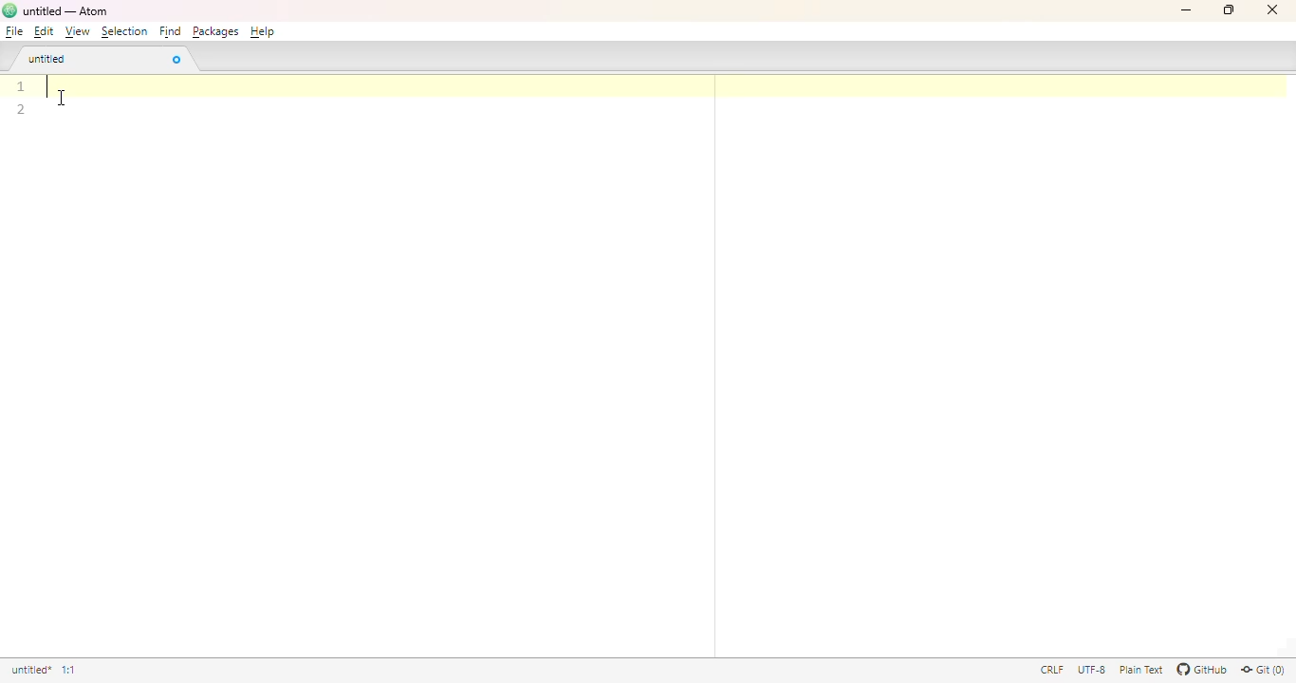 The width and height of the screenshot is (1296, 683). What do you see at coordinates (1187, 10) in the screenshot?
I see `minimize` at bounding box center [1187, 10].